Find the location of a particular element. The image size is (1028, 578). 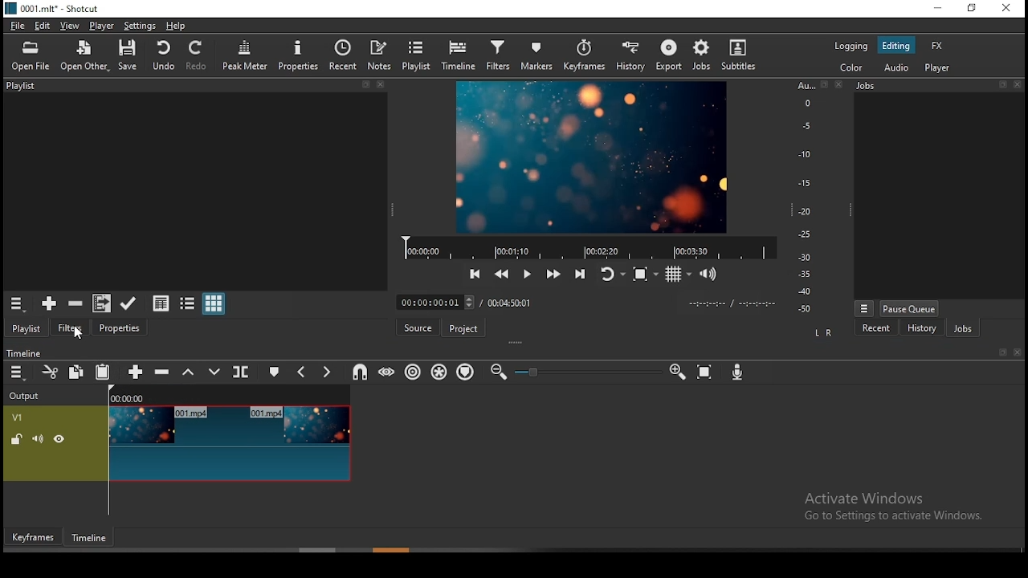

open file is located at coordinates (32, 56).